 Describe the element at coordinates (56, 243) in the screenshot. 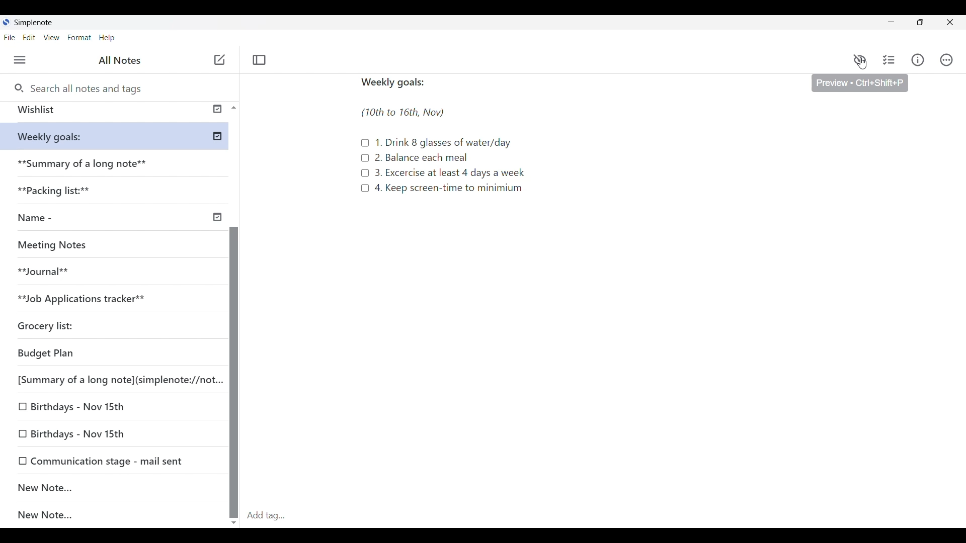

I see `Meeting Notes` at that location.